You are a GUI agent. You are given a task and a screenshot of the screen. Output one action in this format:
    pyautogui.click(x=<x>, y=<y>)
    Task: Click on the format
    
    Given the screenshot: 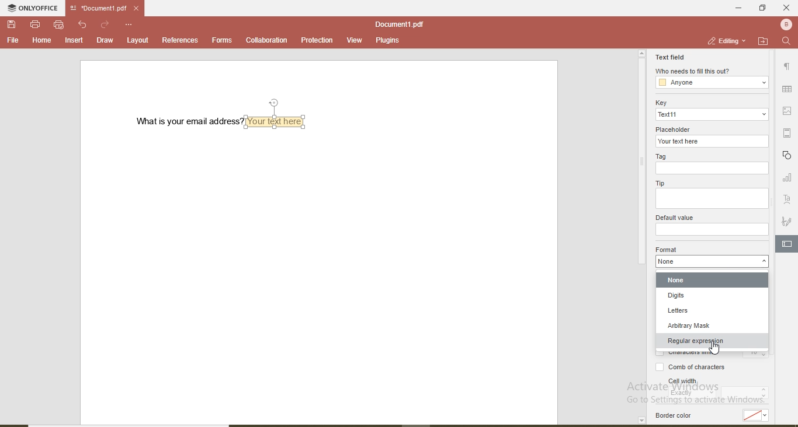 What is the action you would take?
    pyautogui.click(x=668, y=249)
    